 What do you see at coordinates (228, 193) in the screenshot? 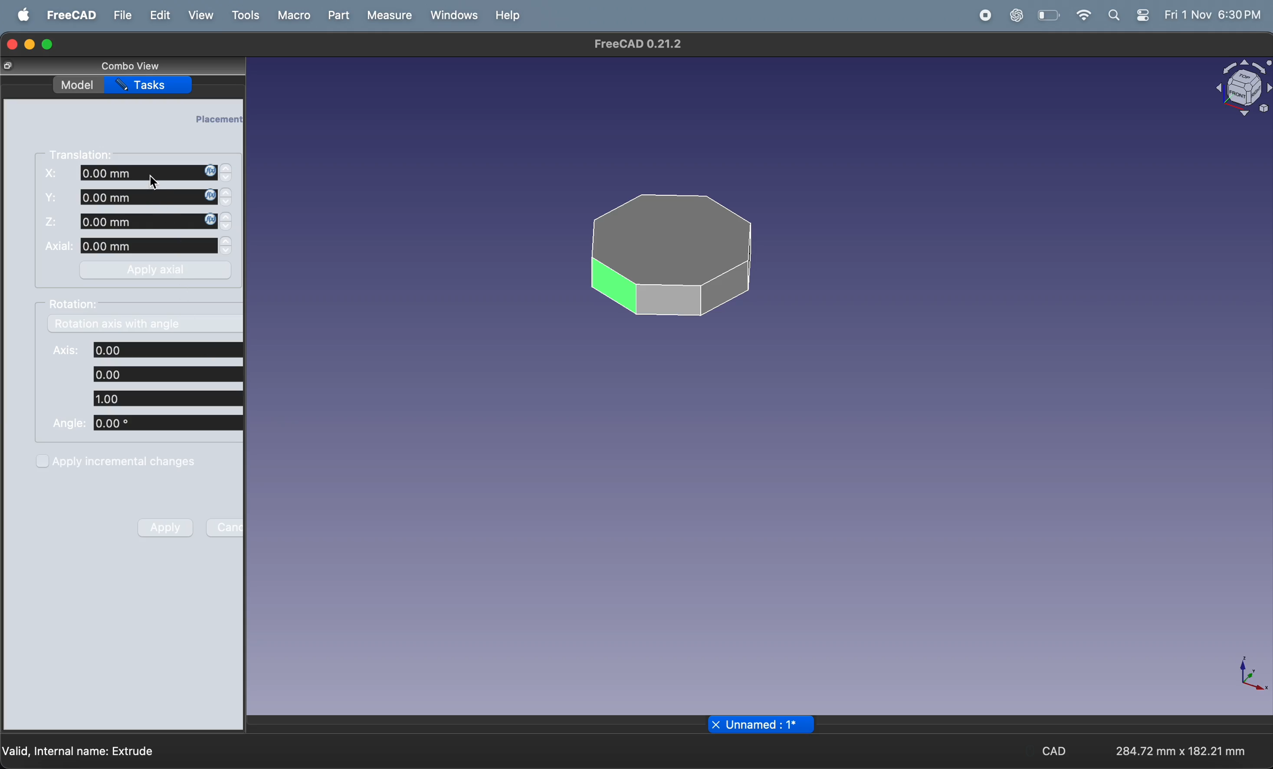
I see `up` at bounding box center [228, 193].